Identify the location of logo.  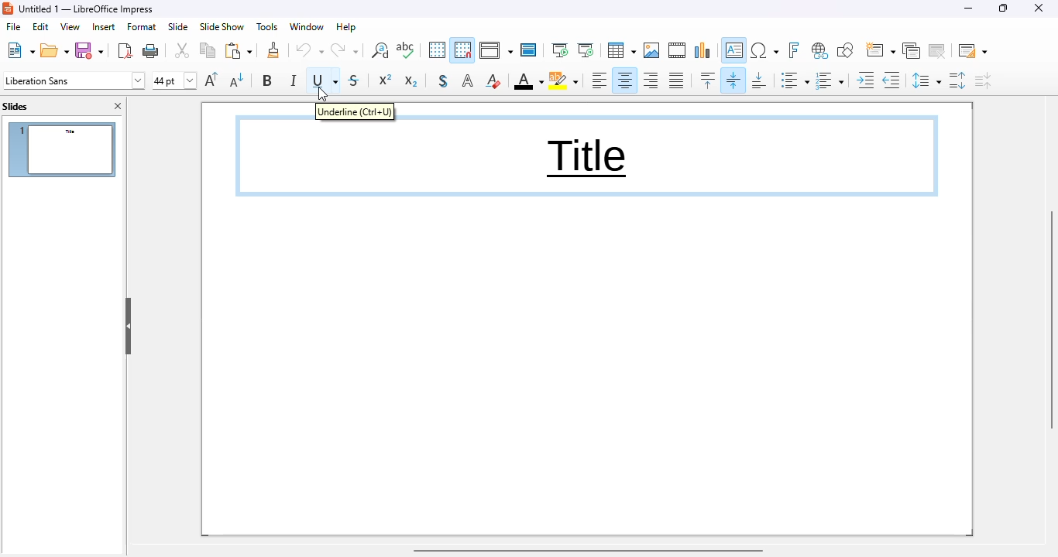
(8, 9).